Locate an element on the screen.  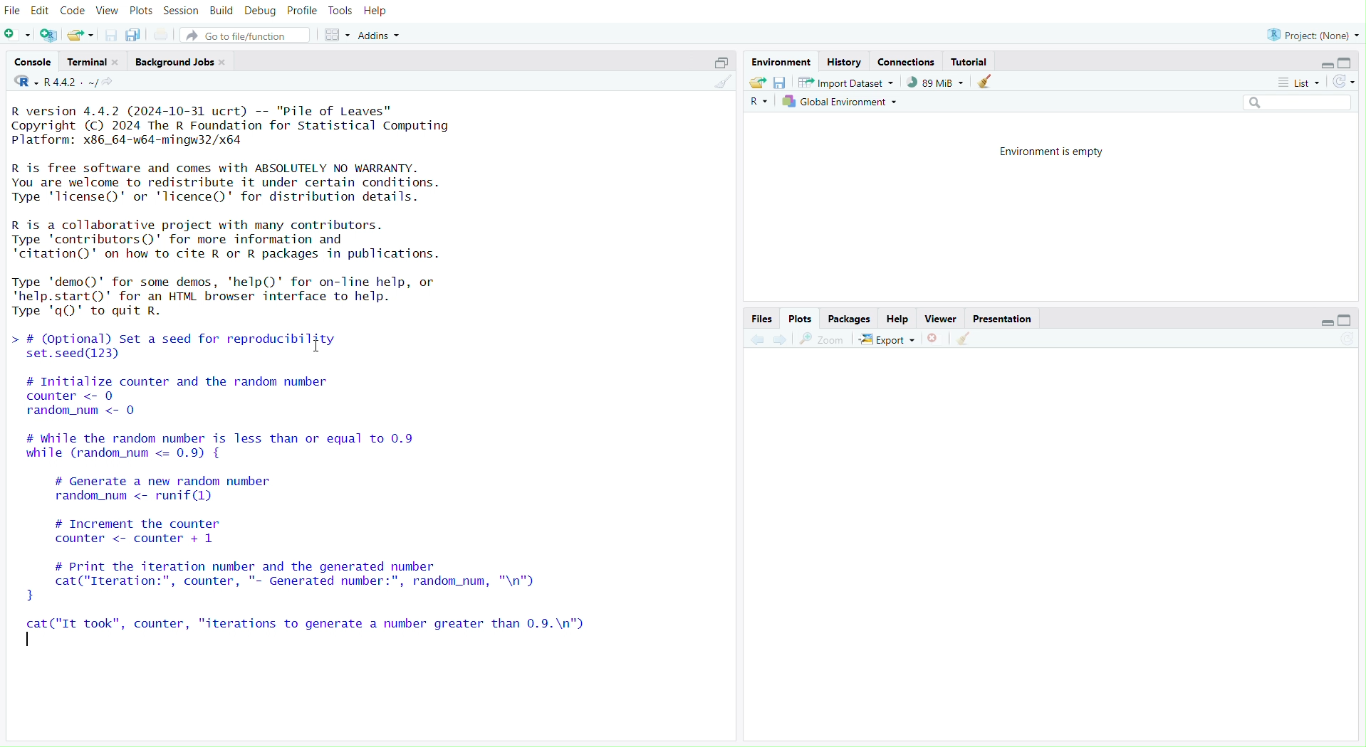
Create a project is located at coordinates (48, 33).